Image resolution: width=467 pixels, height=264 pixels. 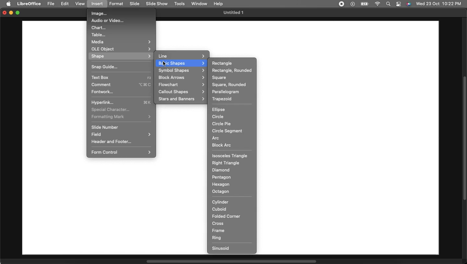 I want to click on Untitled 1, so click(x=233, y=13).